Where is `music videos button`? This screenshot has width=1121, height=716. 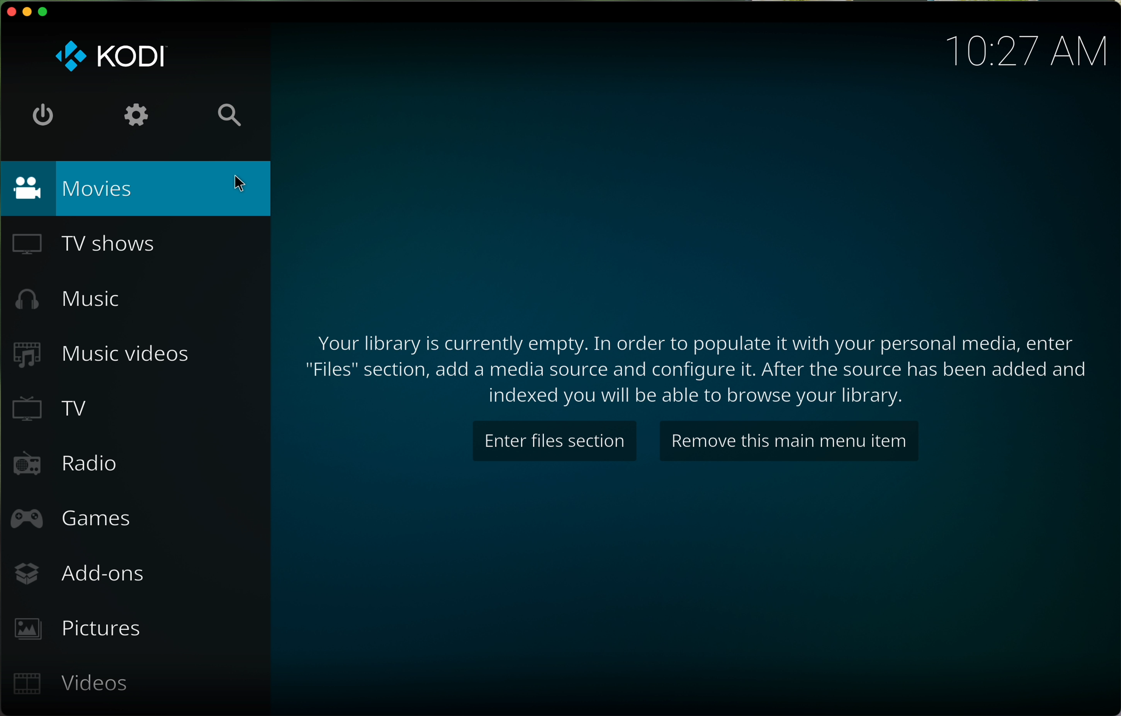 music videos button is located at coordinates (100, 354).